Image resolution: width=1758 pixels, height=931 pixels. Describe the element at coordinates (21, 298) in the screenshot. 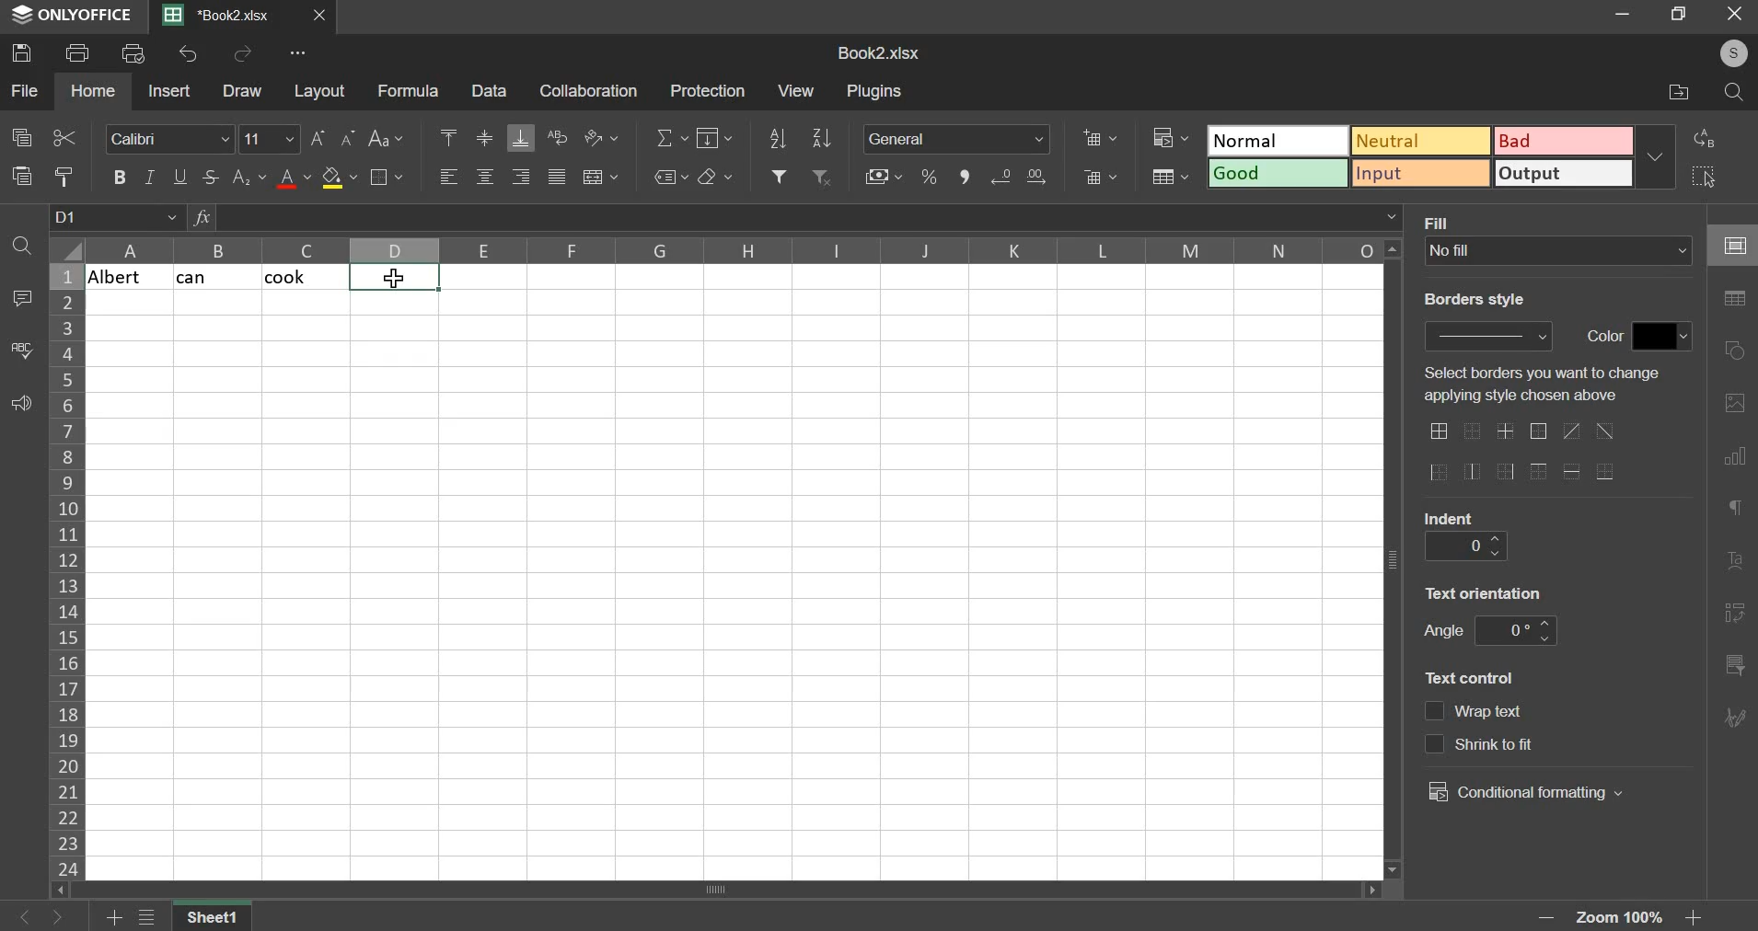

I see `comment` at that location.